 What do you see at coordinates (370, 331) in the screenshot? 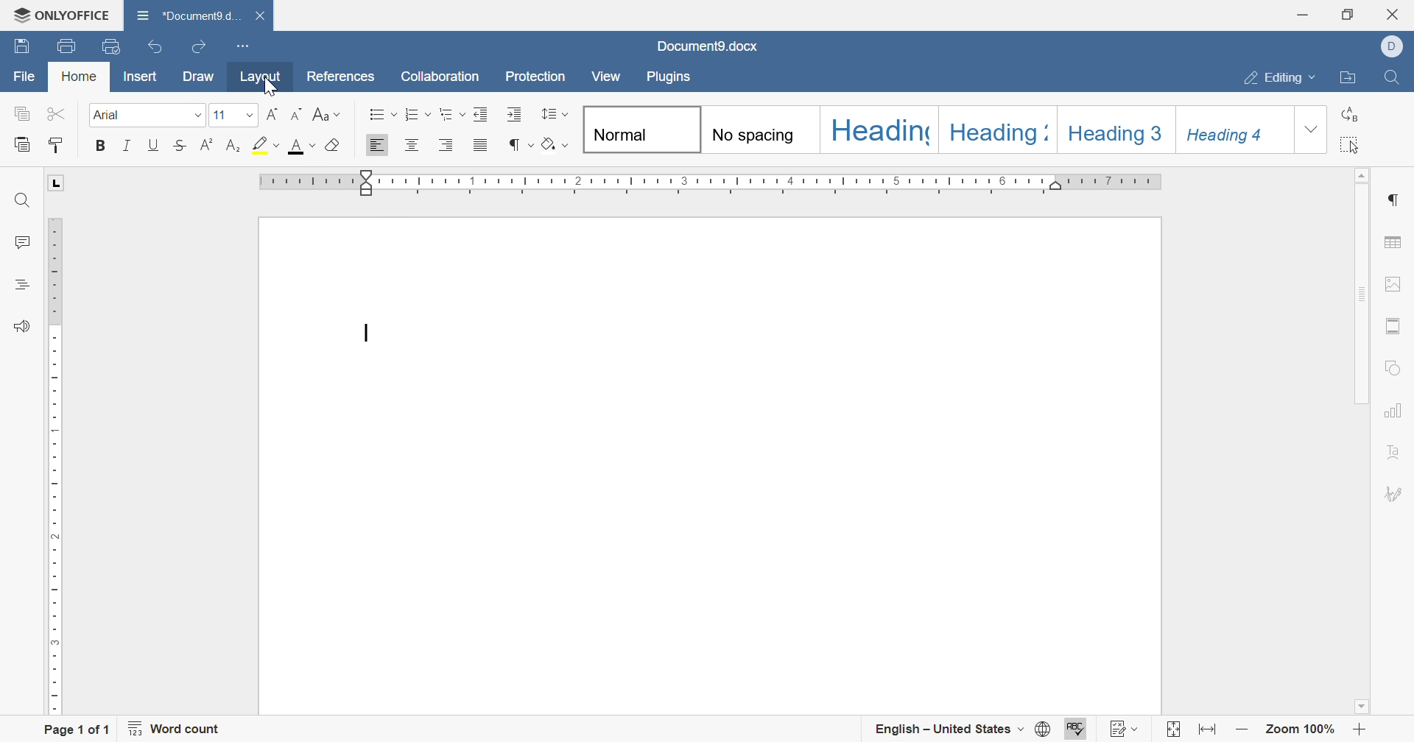
I see `cursor` at bounding box center [370, 331].